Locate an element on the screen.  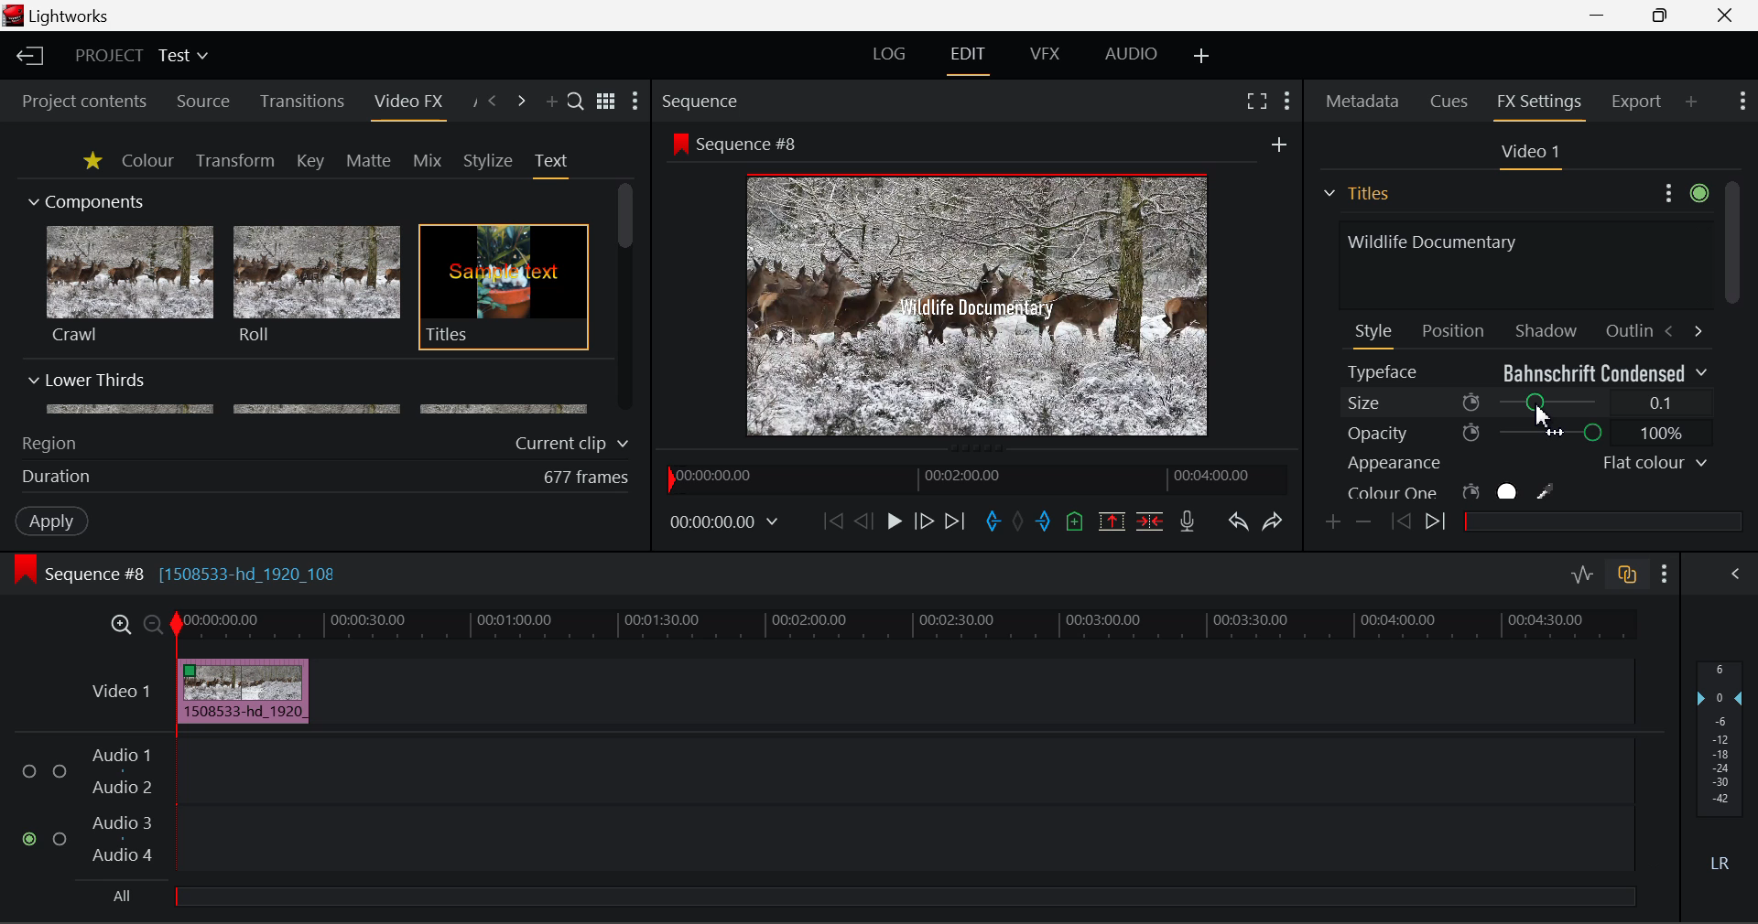
To Start is located at coordinates (833, 522).